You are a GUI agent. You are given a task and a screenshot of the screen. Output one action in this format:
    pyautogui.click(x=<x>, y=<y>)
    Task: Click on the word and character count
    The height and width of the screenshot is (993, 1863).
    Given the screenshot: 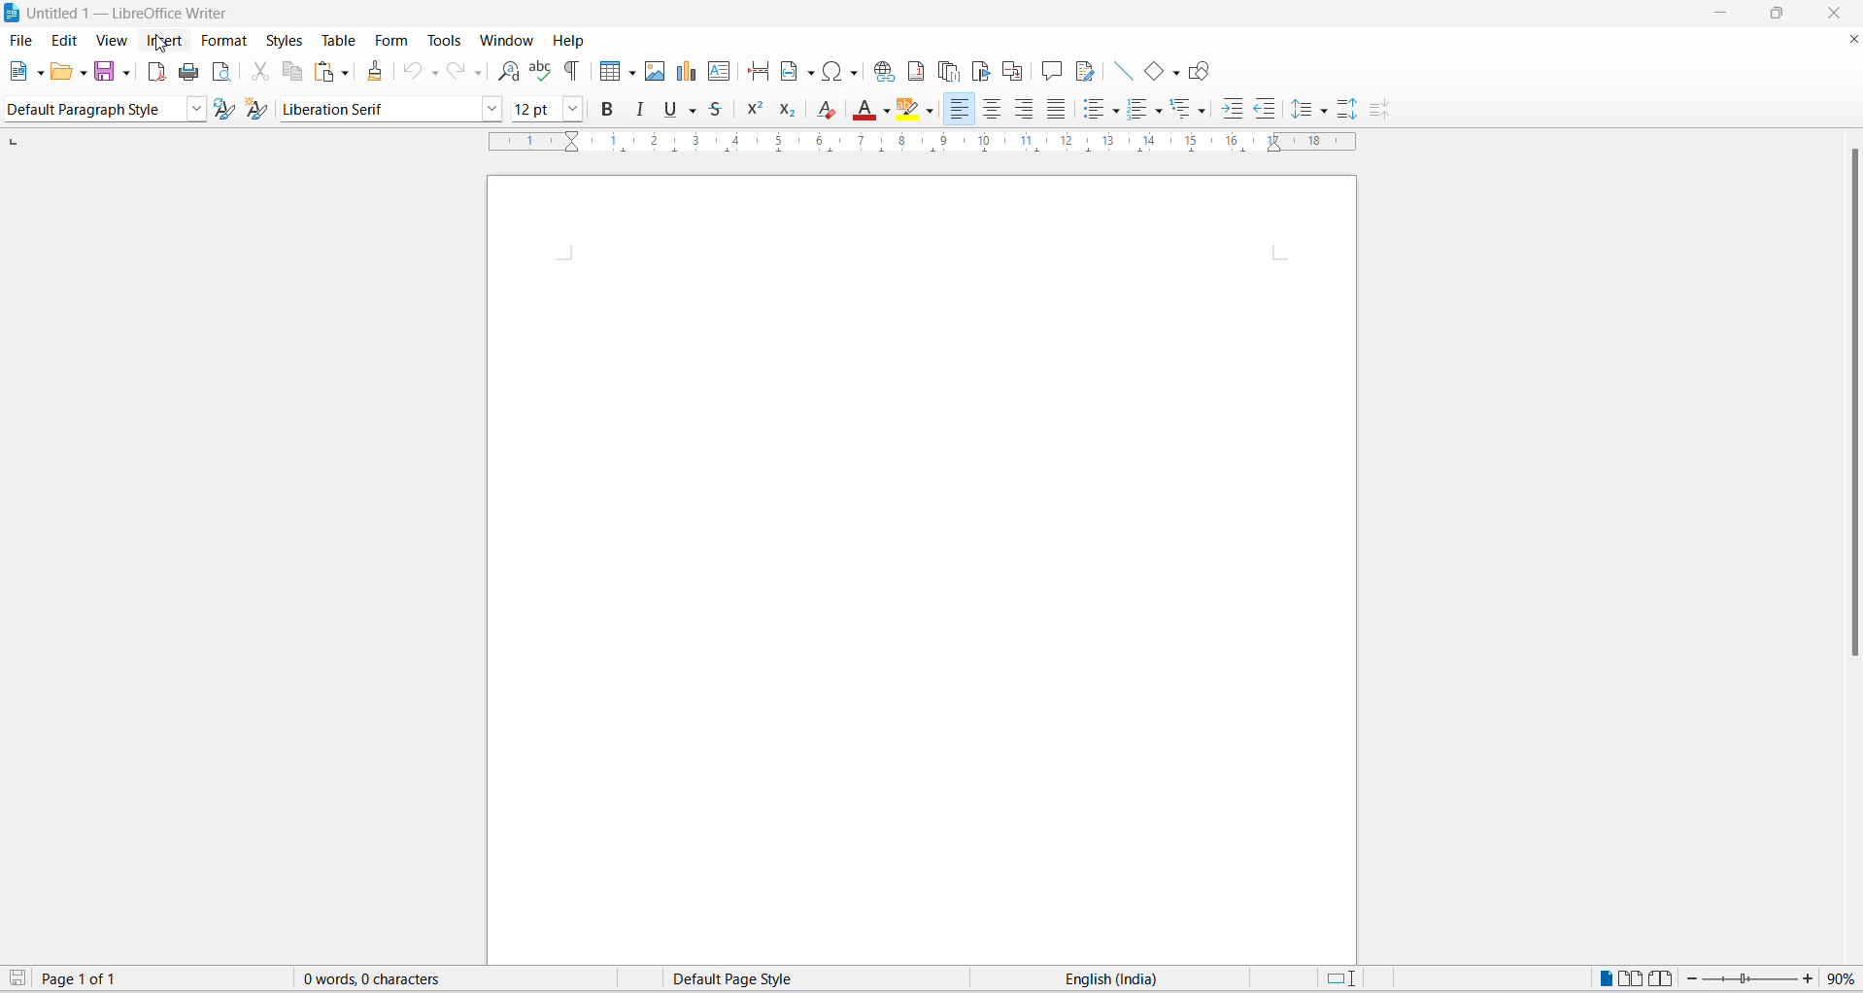 What is the action you would take?
    pyautogui.click(x=382, y=978)
    